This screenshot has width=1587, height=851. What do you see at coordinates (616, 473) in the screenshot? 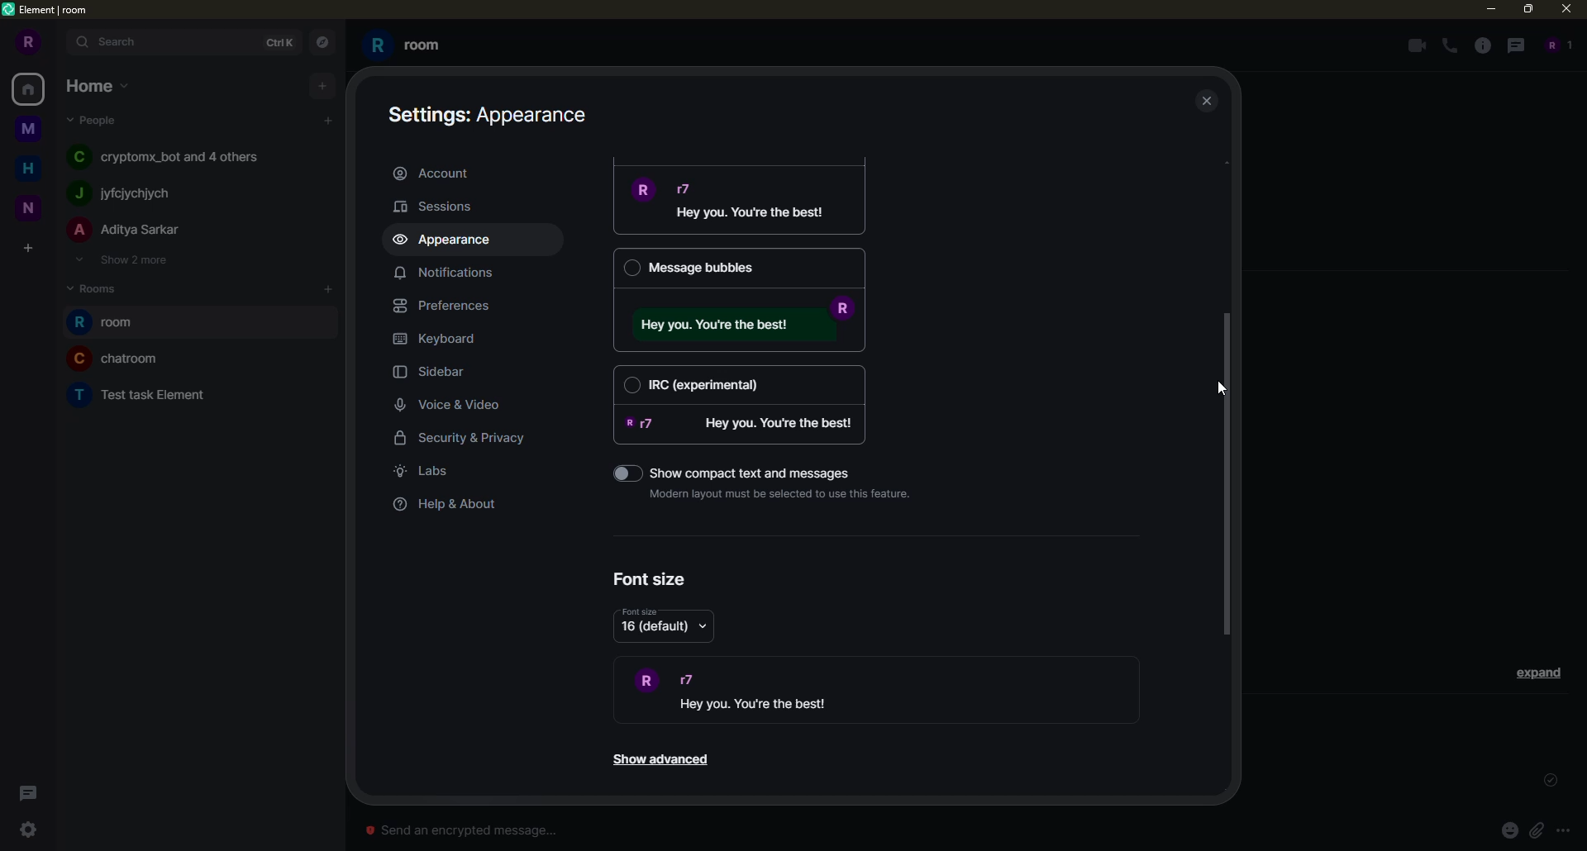
I see `toggle` at bounding box center [616, 473].